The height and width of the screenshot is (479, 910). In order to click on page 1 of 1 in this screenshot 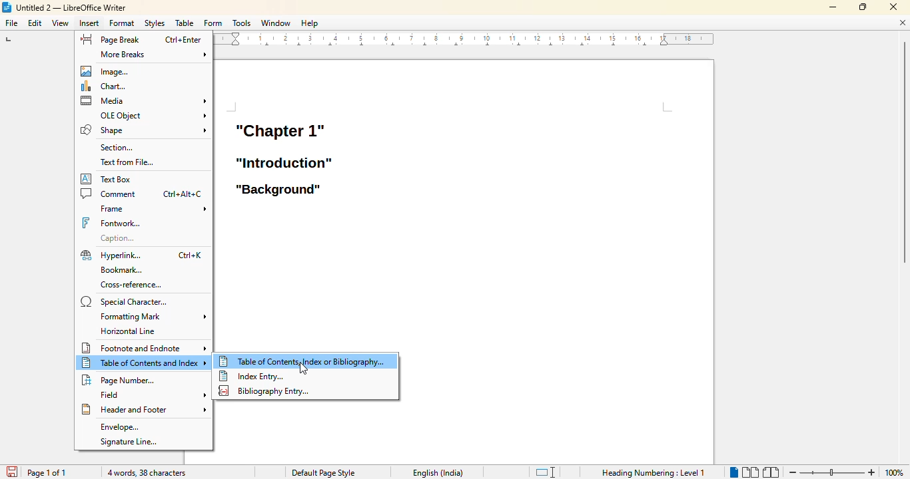, I will do `click(47, 472)`.